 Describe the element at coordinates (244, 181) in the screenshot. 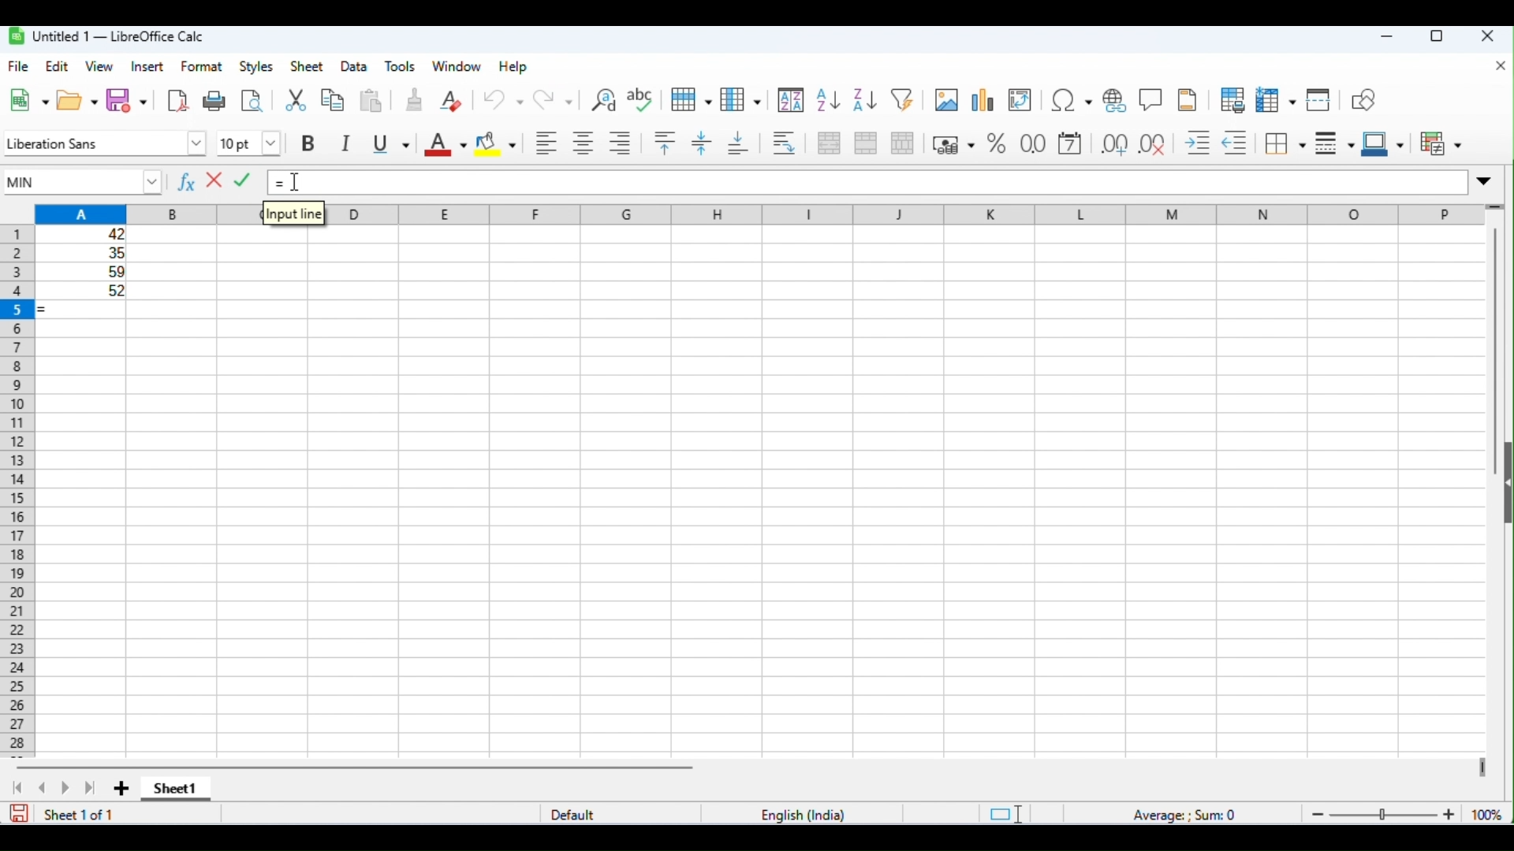

I see `accept` at that location.